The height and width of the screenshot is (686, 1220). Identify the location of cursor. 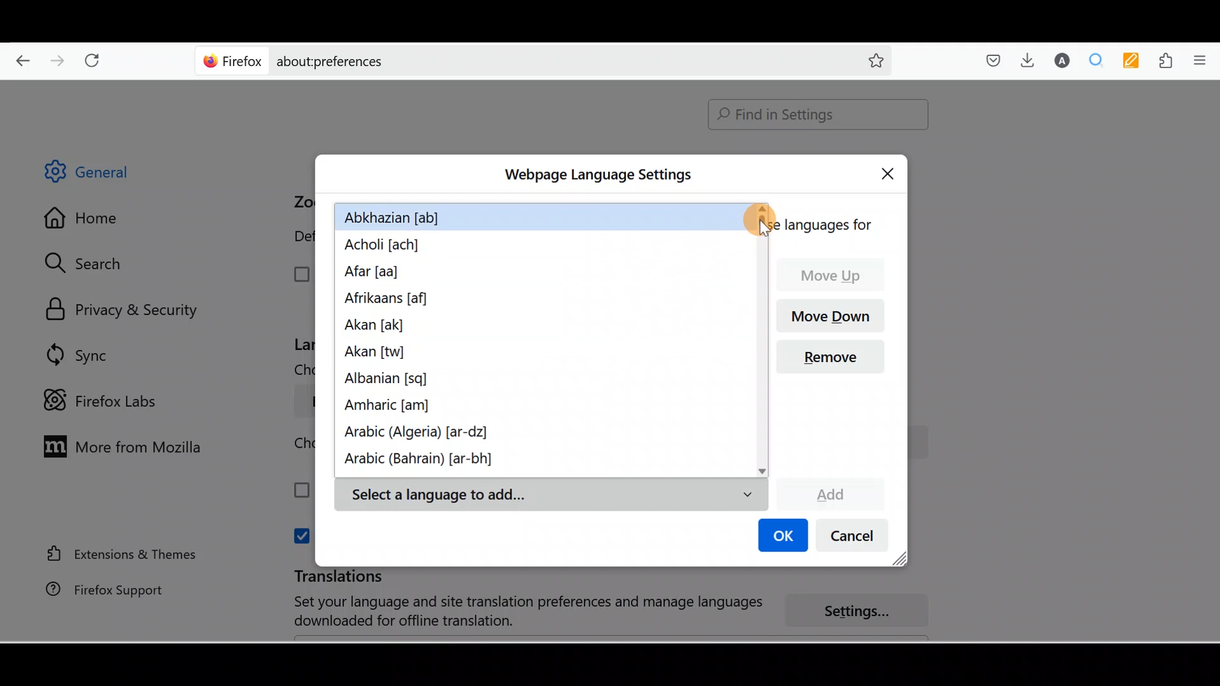
(759, 221).